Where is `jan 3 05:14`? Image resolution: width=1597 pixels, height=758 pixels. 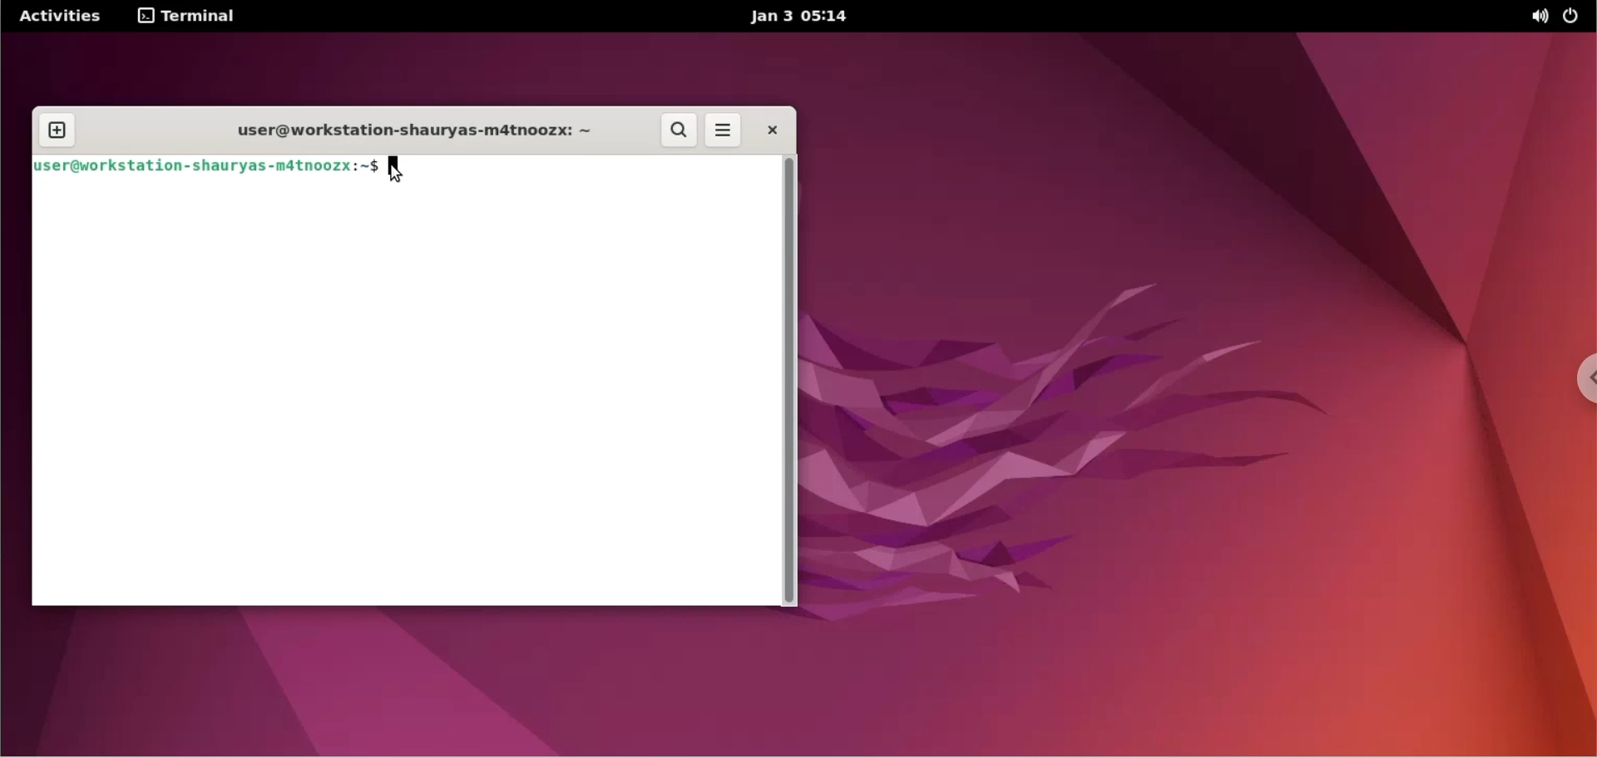 jan 3 05:14 is located at coordinates (799, 17).